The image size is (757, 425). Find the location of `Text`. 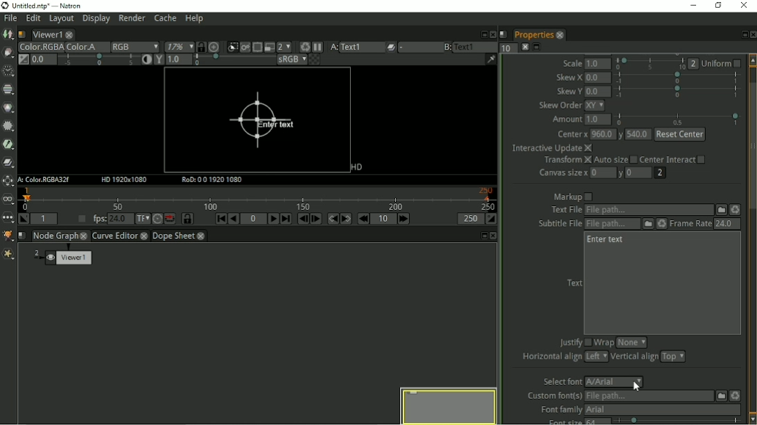

Text is located at coordinates (575, 282).